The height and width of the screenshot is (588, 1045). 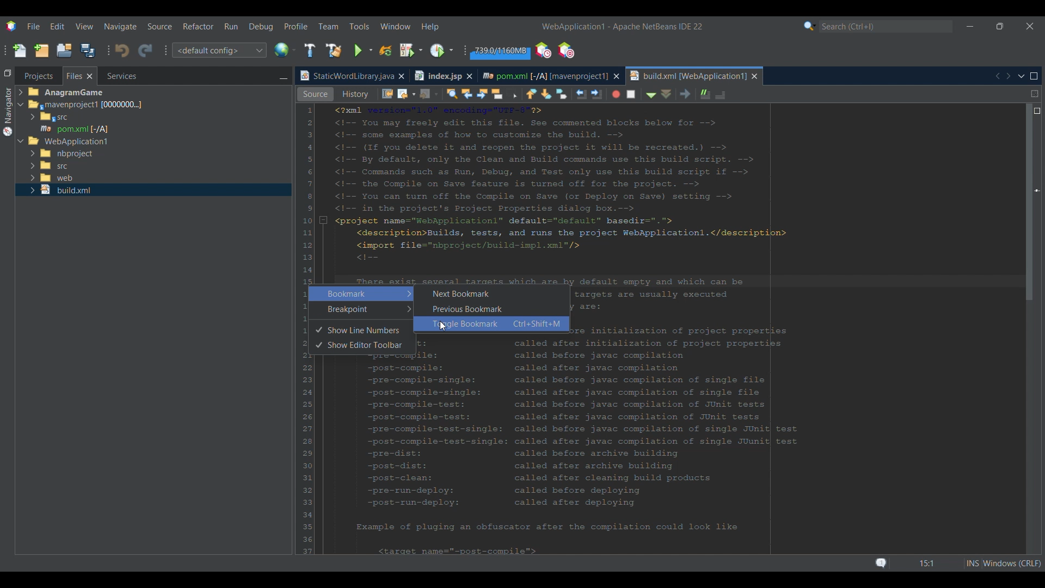 I want to click on Tools menu, so click(x=359, y=26).